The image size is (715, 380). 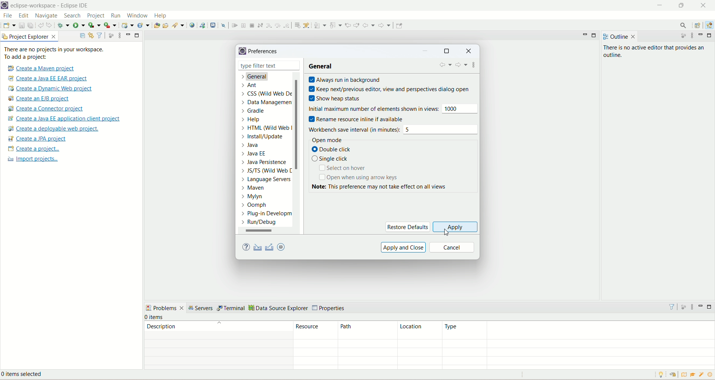 What do you see at coordinates (245, 248) in the screenshot?
I see `help` at bounding box center [245, 248].